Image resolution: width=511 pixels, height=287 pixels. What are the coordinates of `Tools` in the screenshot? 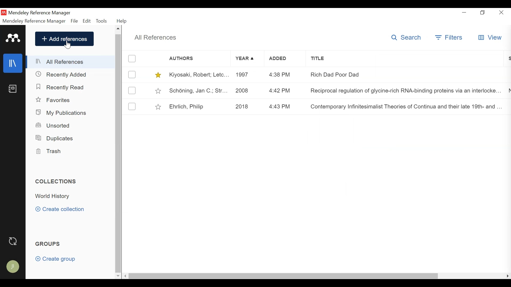 It's located at (102, 20).